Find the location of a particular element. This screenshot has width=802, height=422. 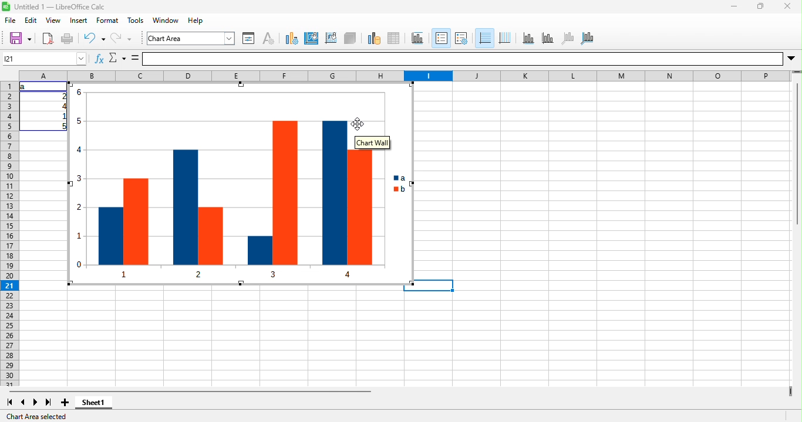

column headings is located at coordinates (406, 76).